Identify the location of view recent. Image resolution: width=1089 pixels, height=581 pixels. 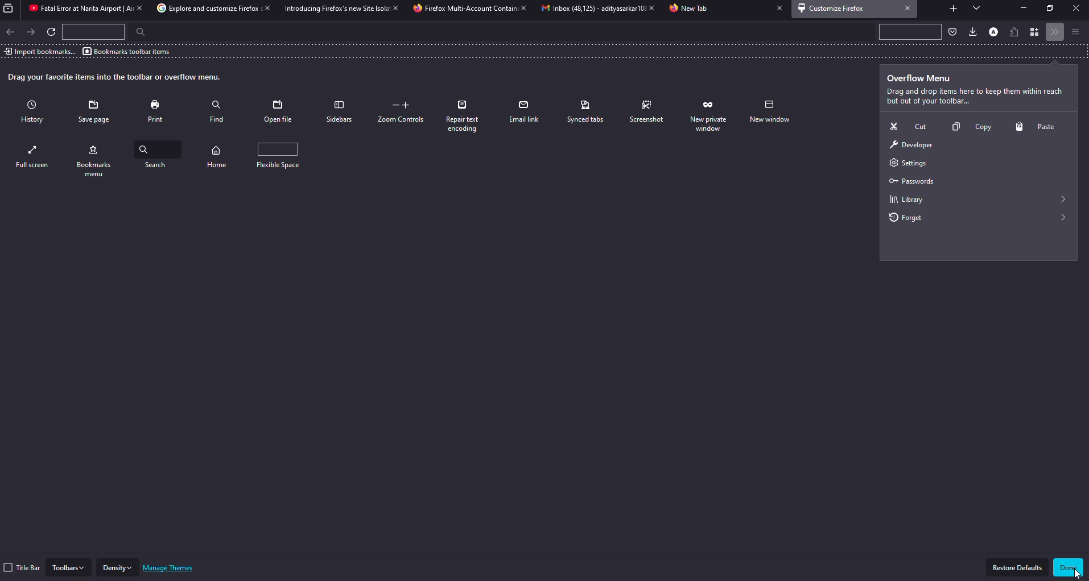
(10, 9).